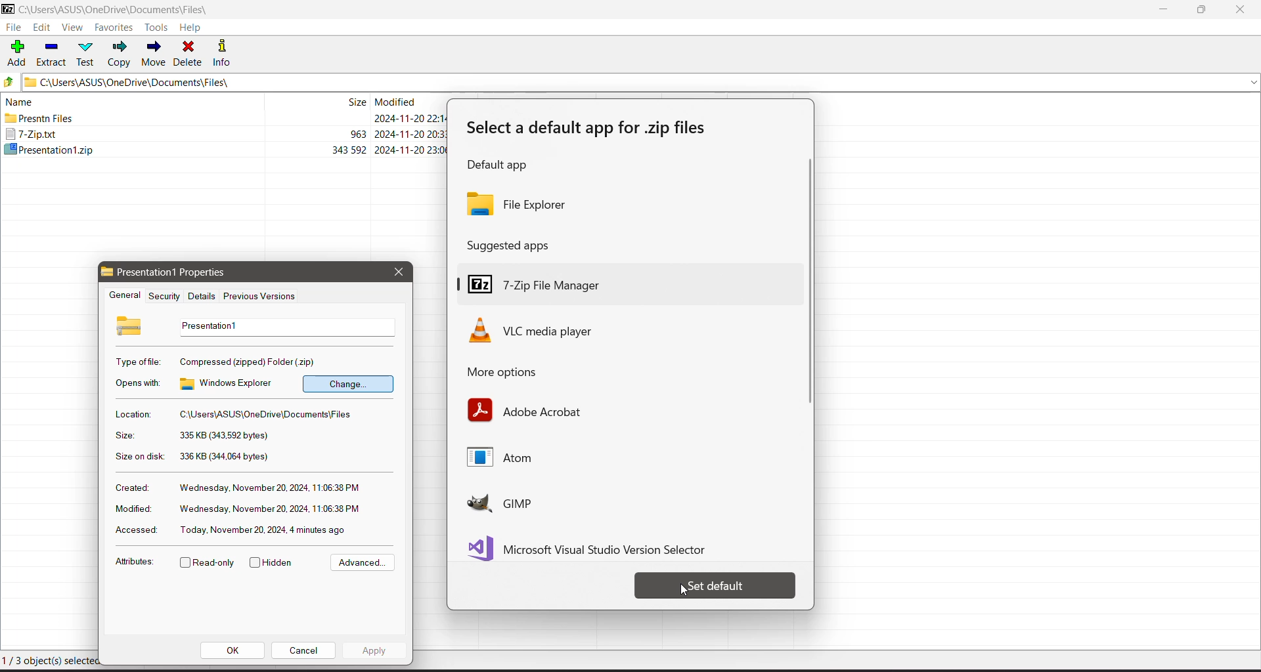 The image size is (1261, 672). I want to click on Extract, so click(52, 52).